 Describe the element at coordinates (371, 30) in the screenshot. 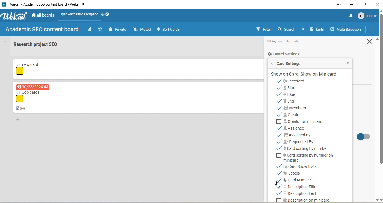

I see `open or close sidebar` at that location.